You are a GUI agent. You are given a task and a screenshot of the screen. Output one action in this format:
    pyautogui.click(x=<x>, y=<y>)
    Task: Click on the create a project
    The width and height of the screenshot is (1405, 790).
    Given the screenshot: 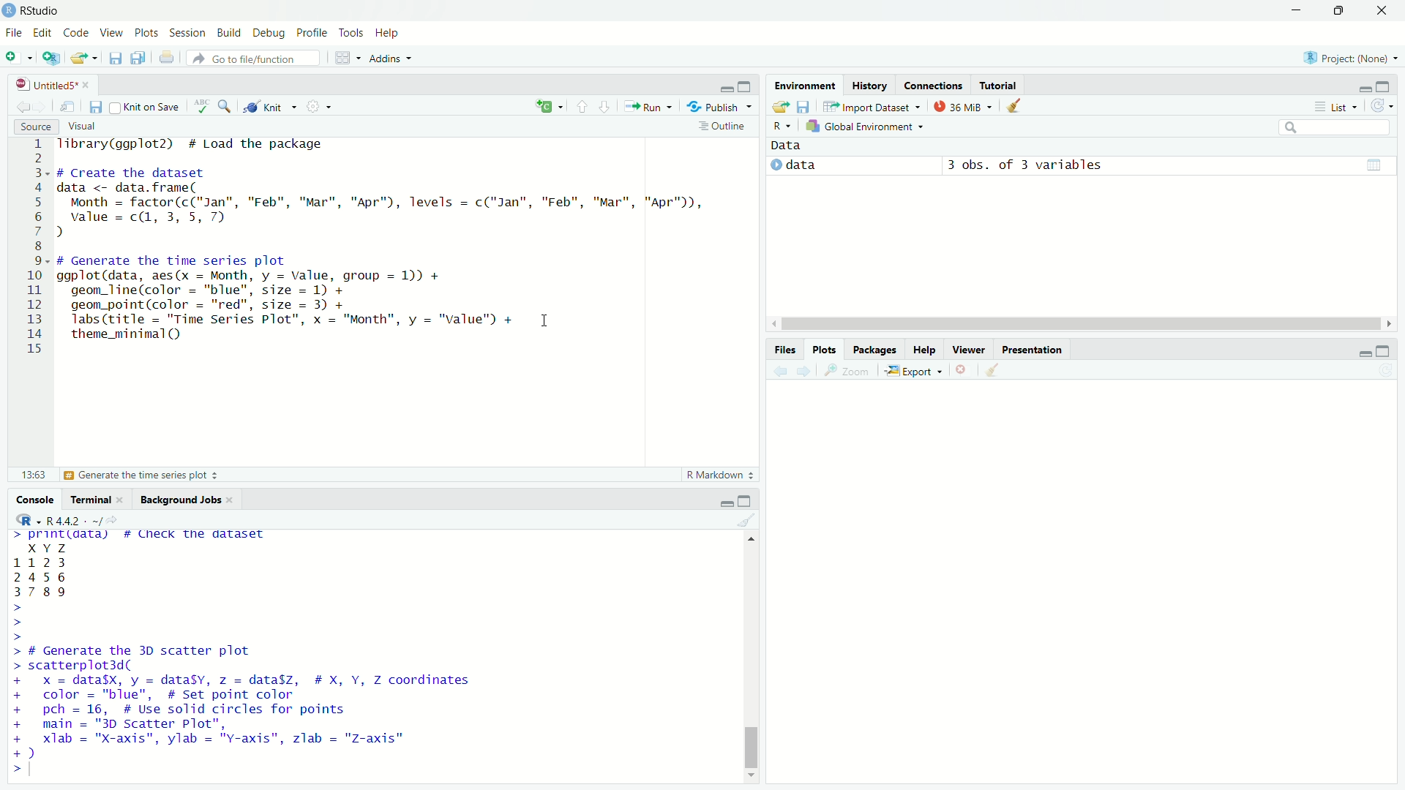 What is the action you would take?
    pyautogui.click(x=50, y=59)
    